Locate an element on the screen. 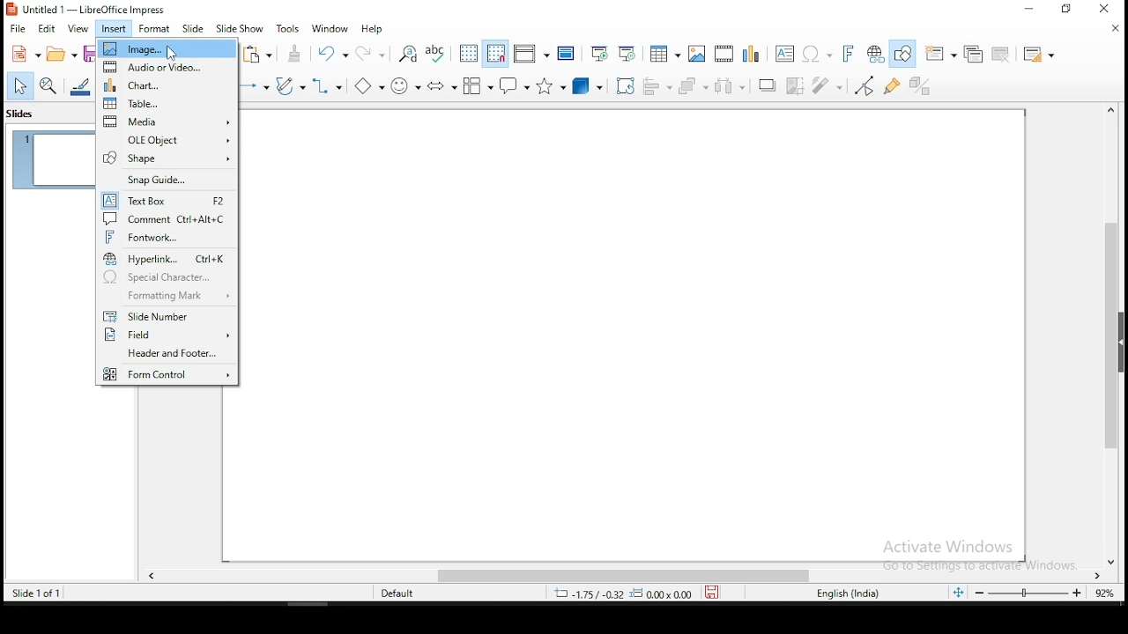 Image resolution: width=1128 pixels, height=634 pixels. comment is located at coordinates (167, 218).